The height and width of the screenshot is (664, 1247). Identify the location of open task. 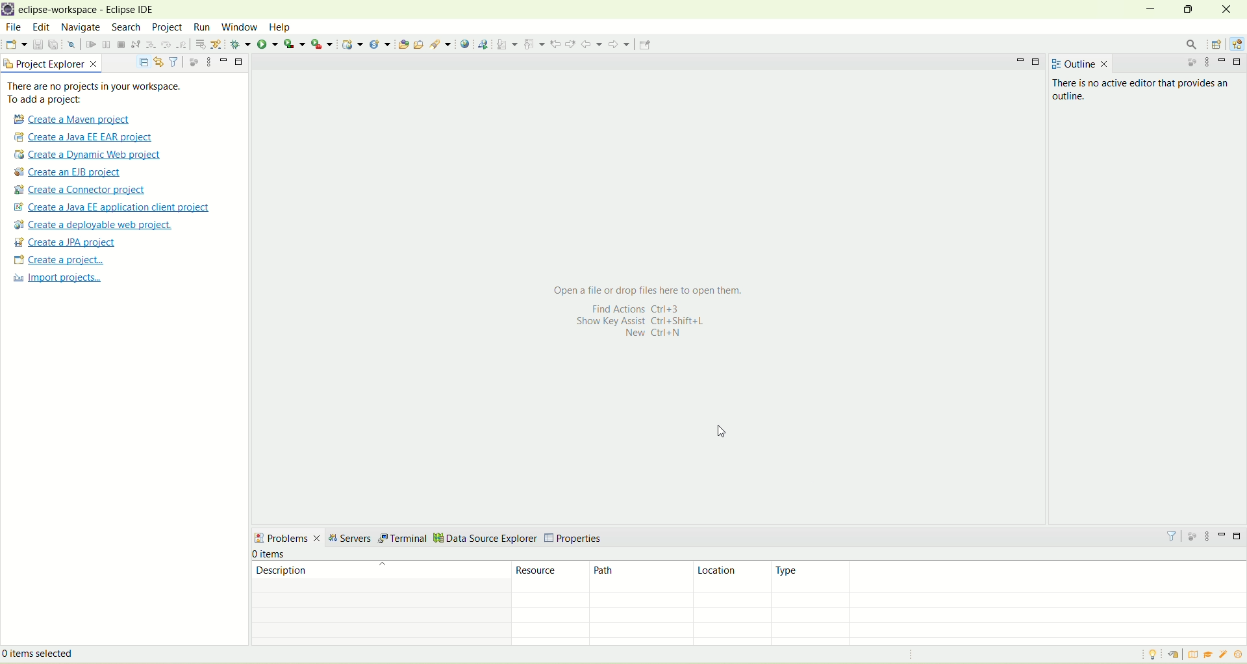
(472, 44).